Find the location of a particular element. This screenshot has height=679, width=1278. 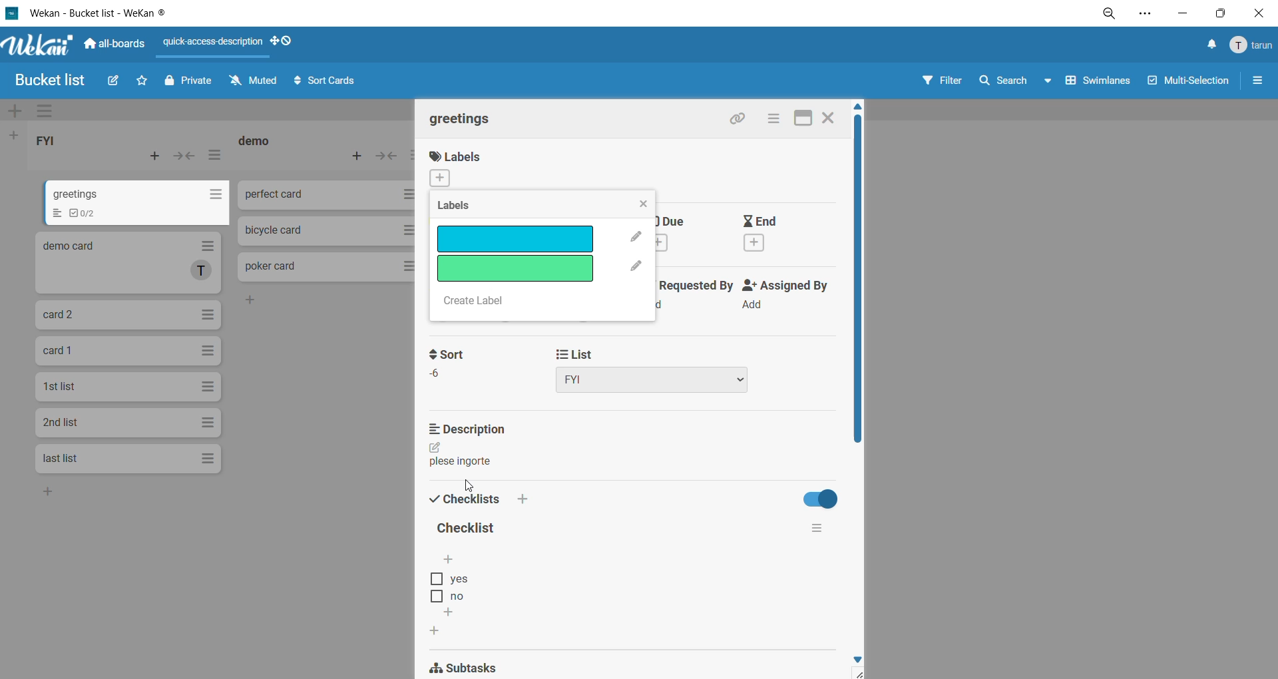

add card is located at coordinates (358, 158).